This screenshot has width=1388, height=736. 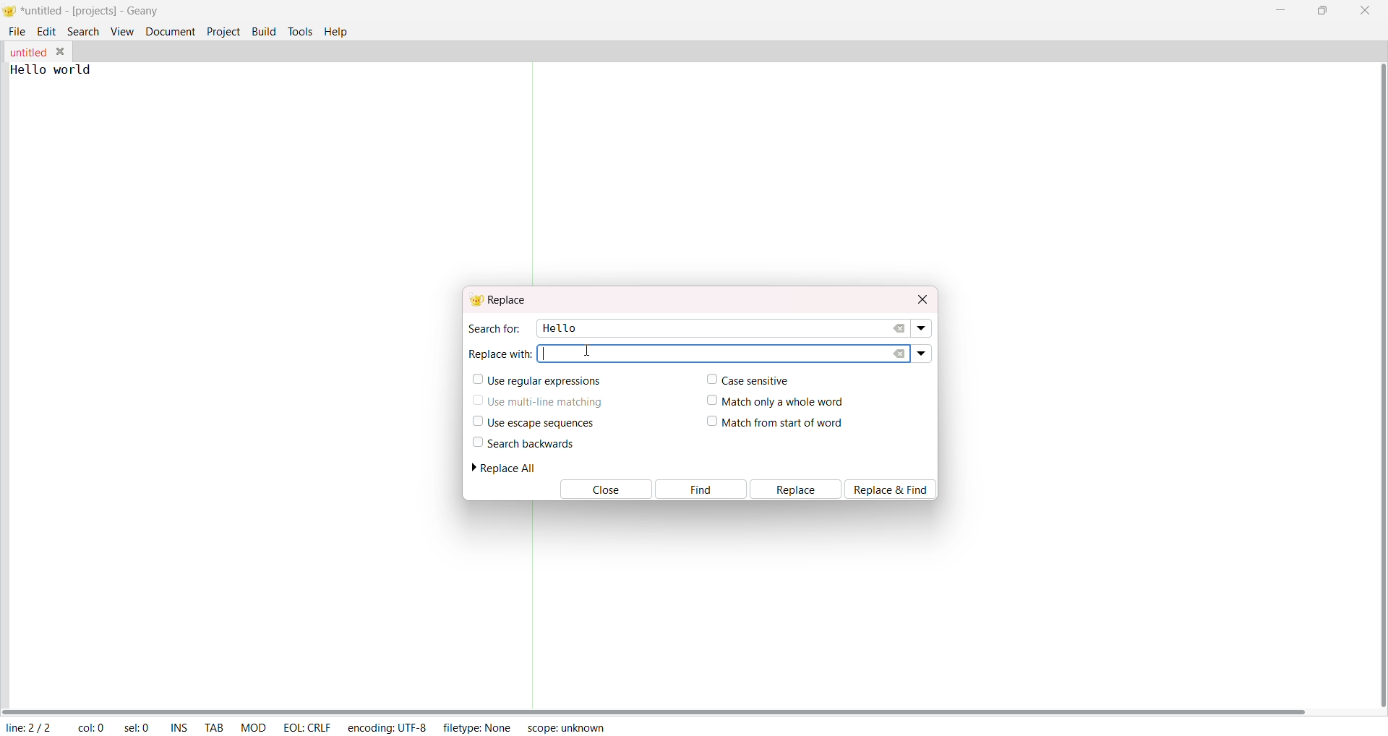 I want to click on hello, so click(x=557, y=327).